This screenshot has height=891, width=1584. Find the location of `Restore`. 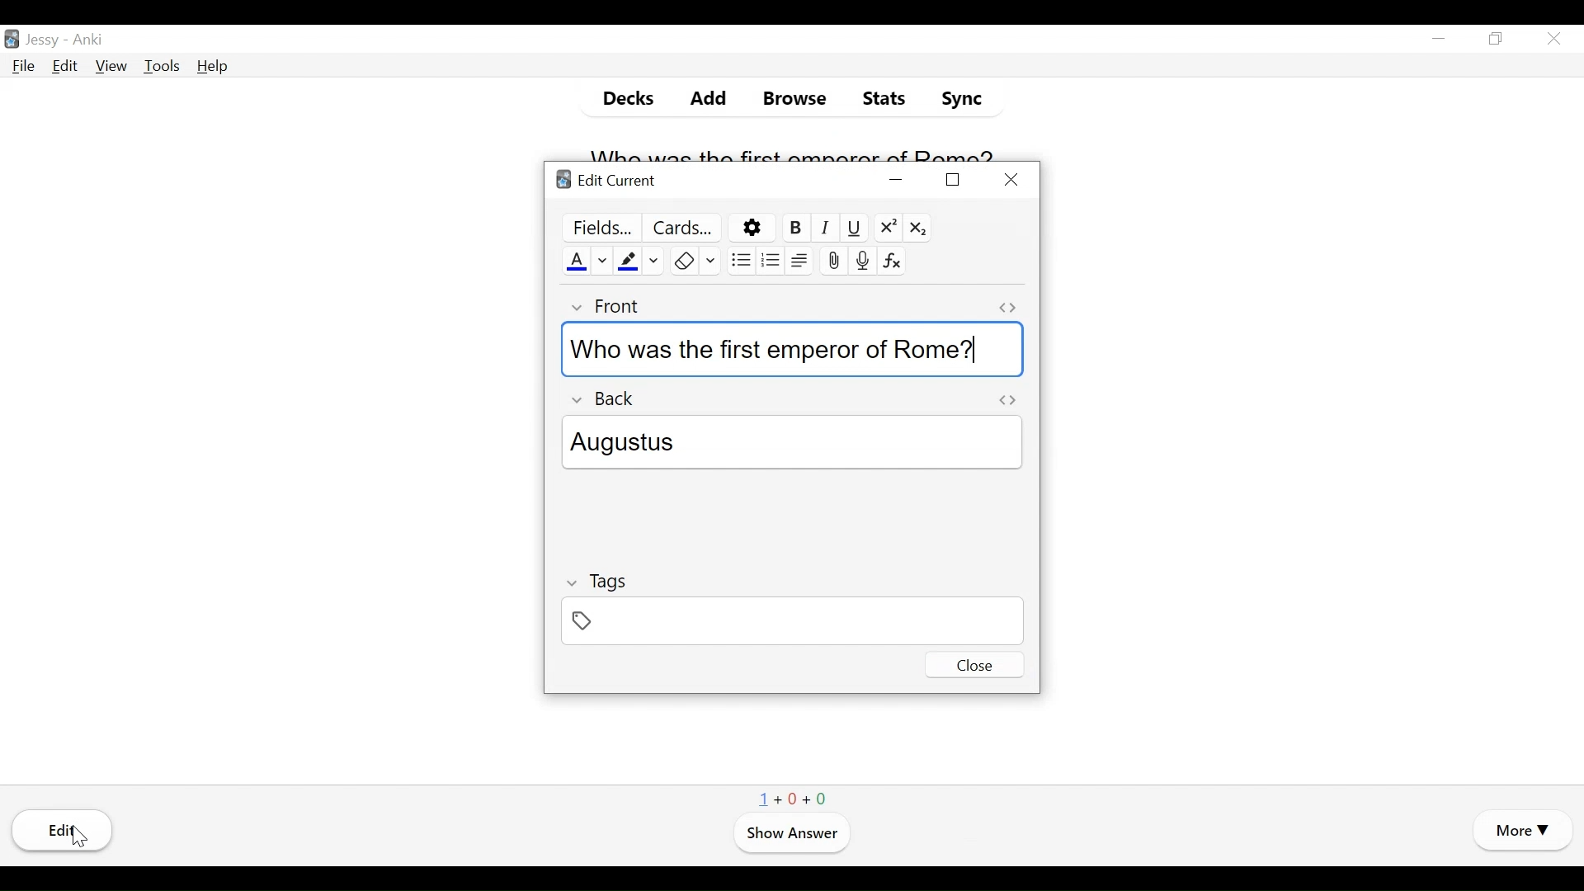

Restore is located at coordinates (1497, 40).